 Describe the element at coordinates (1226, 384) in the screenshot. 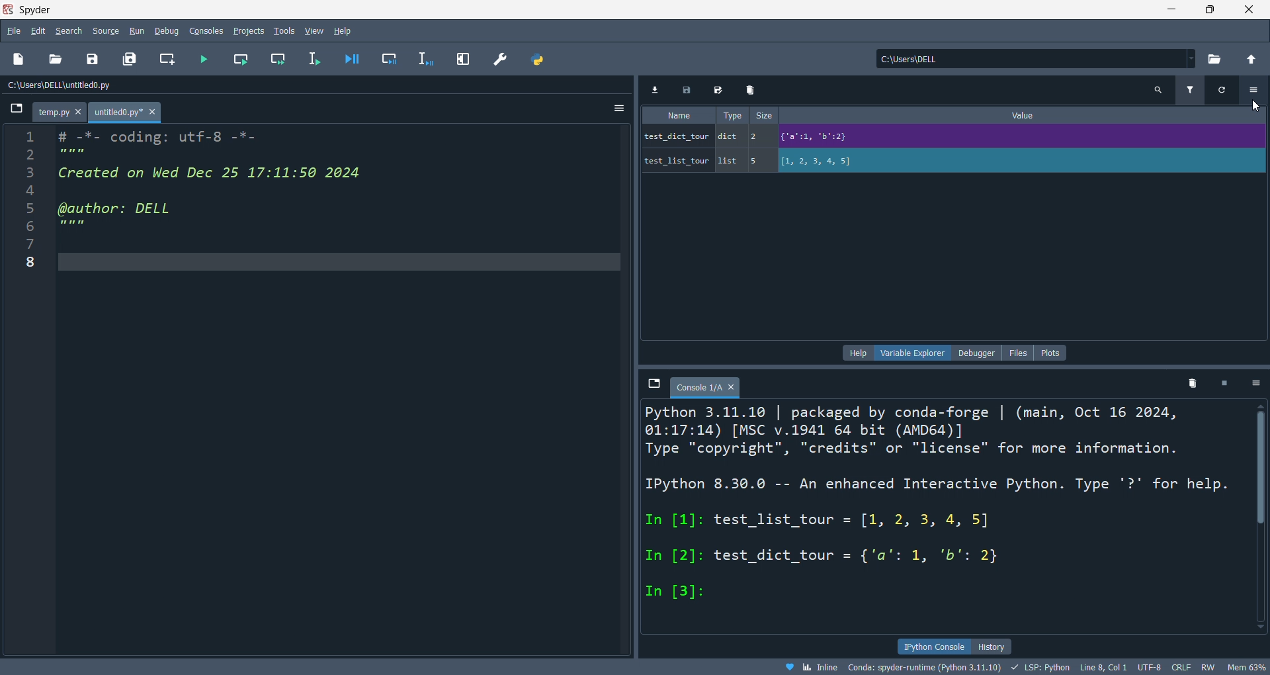

I see `close kernel` at that location.